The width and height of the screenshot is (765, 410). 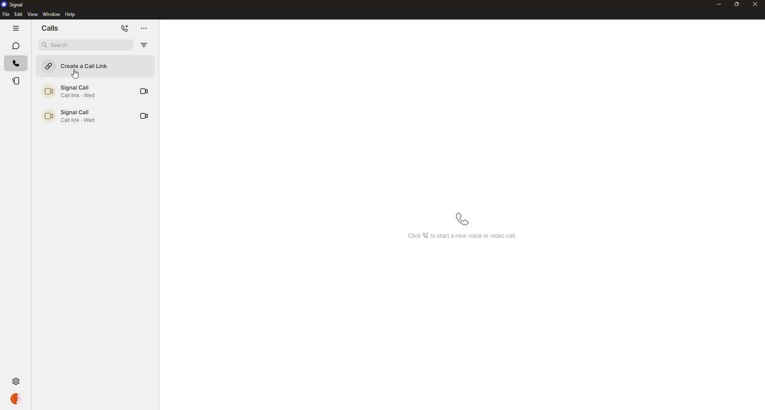 What do you see at coordinates (96, 64) in the screenshot?
I see `create a call link` at bounding box center [96, 64].